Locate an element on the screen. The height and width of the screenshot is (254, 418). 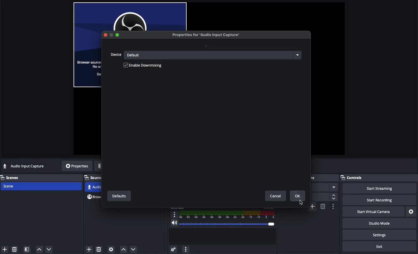
Defaults is located at coordinates (119, 196).